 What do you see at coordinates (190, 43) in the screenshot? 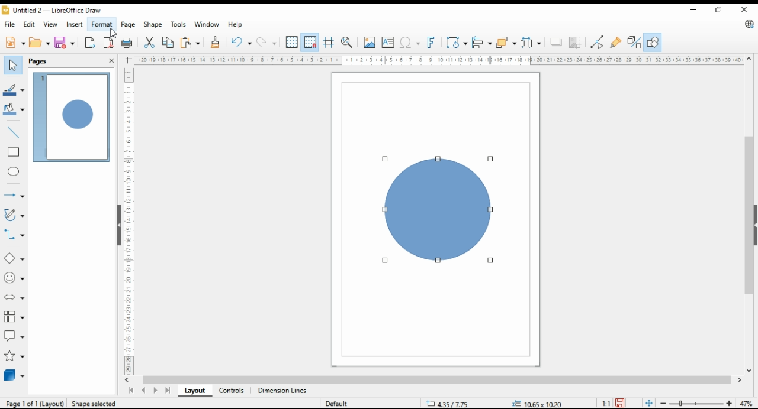
I see `paste` at bounding box center [190, 43].